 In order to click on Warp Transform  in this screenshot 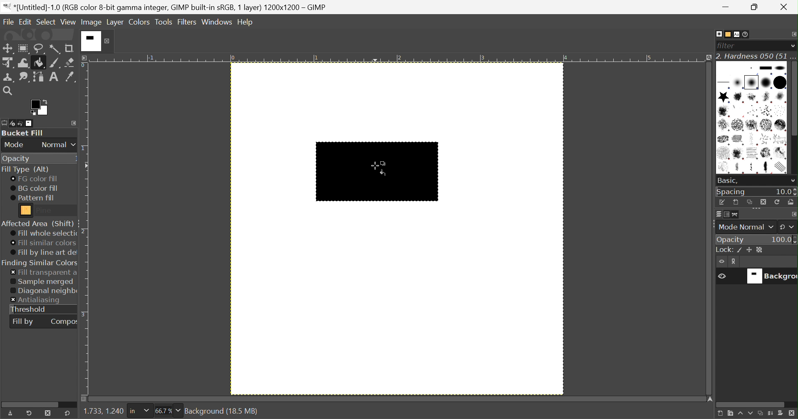, I will do `click(24, 63)`.